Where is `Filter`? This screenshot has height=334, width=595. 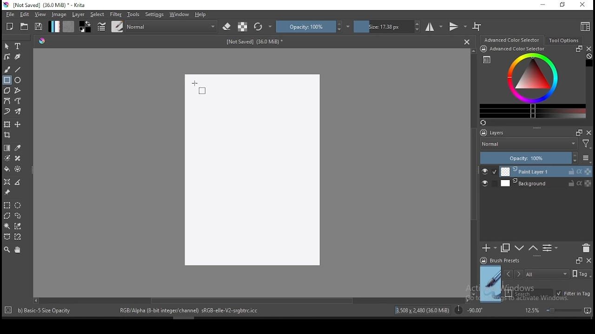
Filter is located at coordinates (586, 145).